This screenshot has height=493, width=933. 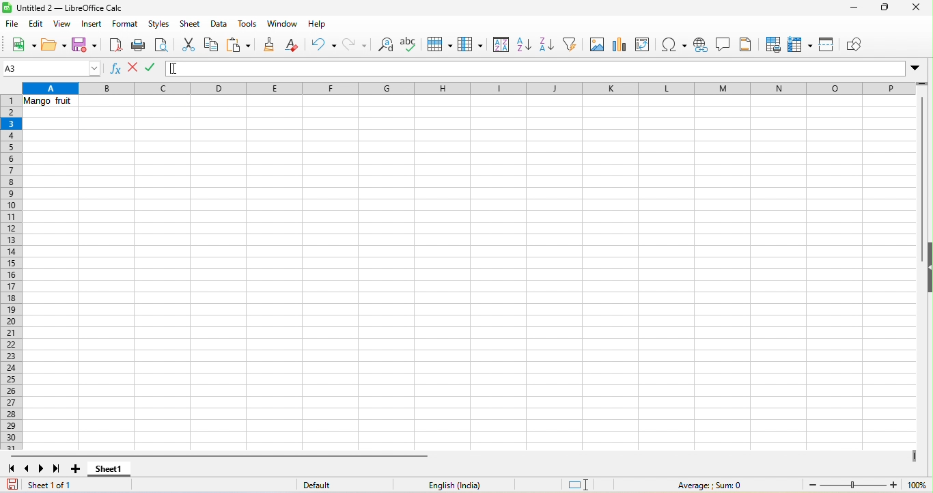 What do you see at coordinates (355, 44) in the screenshot?
I see `redo` at bounding box center [355, 44].